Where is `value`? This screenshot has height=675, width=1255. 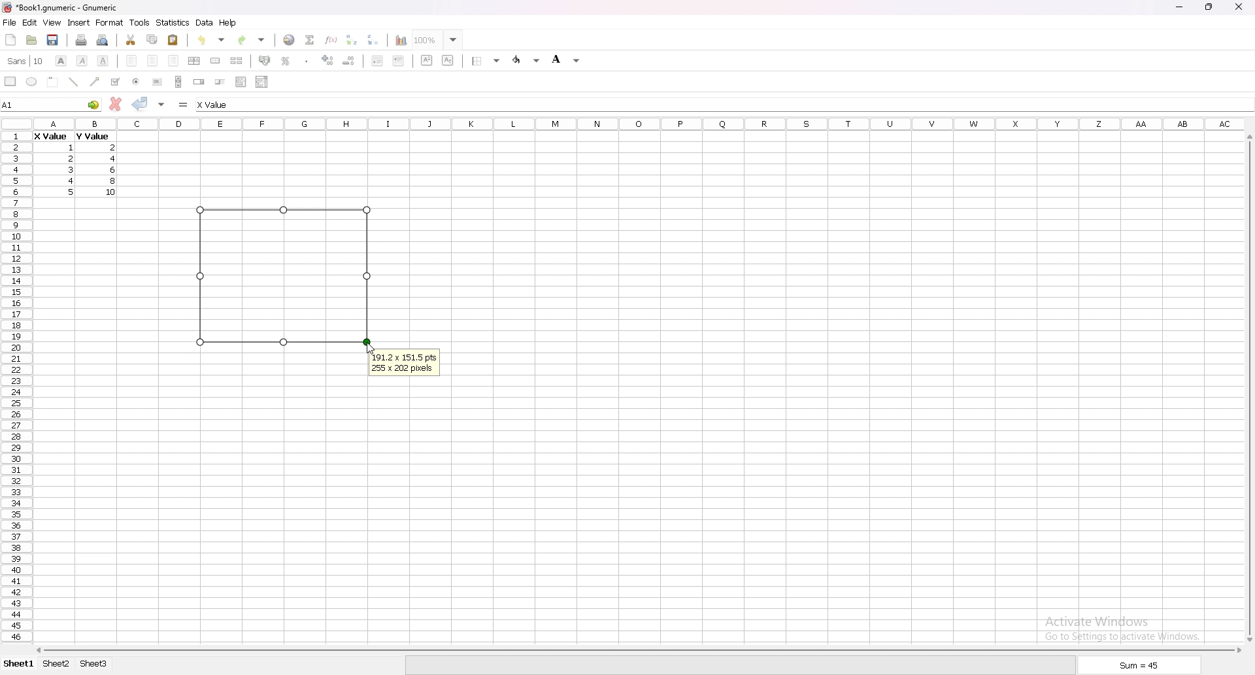
value is located at coordinates (70, 158).